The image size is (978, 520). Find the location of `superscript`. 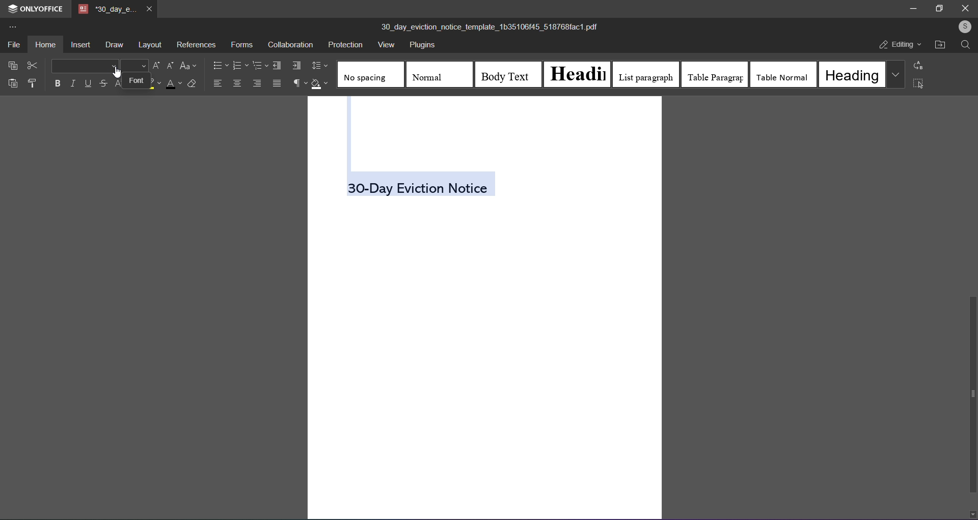

superscript is located at coordinates (118, 83).